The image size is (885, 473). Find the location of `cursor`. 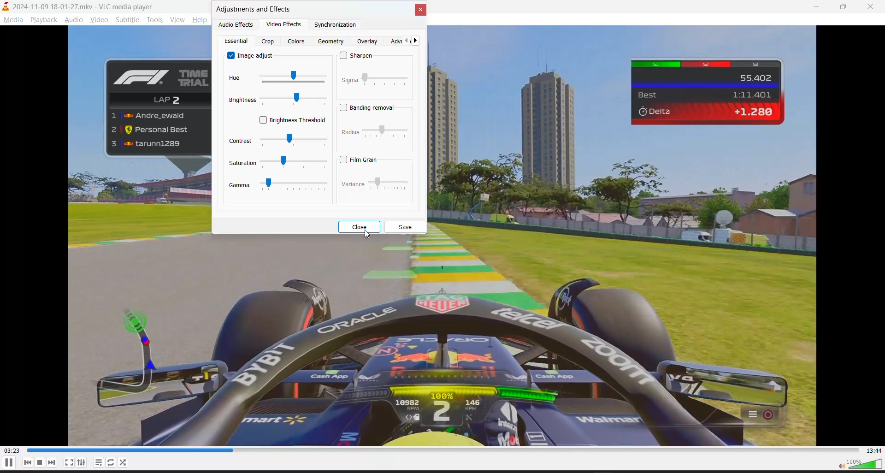

cursor is located at coordinates (366, 236).